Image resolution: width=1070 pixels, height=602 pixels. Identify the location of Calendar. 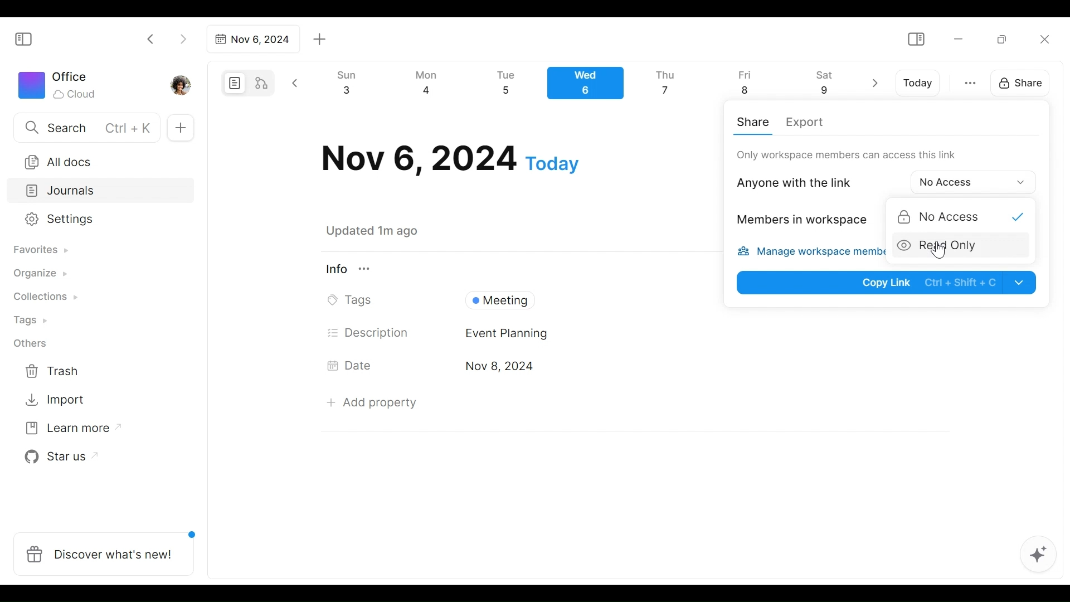
(590, 86).